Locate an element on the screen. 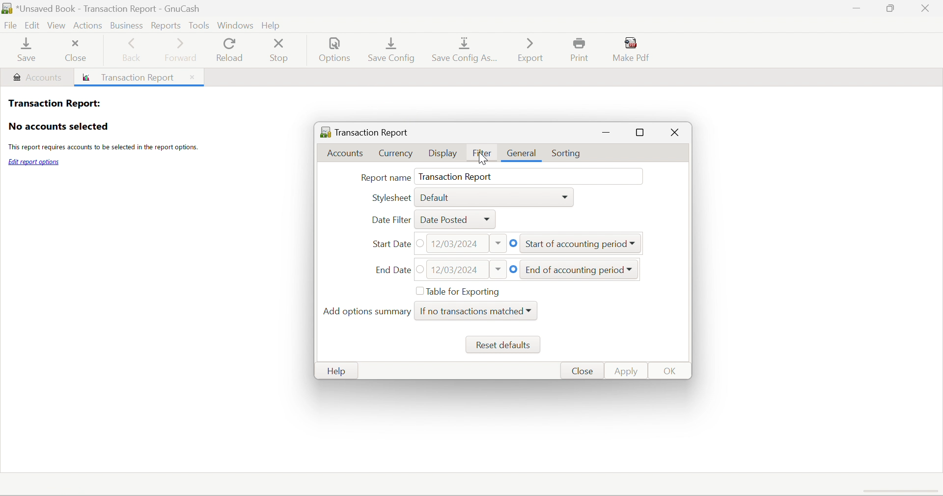 The image size is (943, 496). Accounts is located at coordinates (349, 154).